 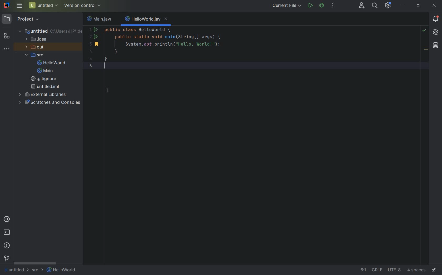 I want to click on configure version control, so click(x=82, y=6).